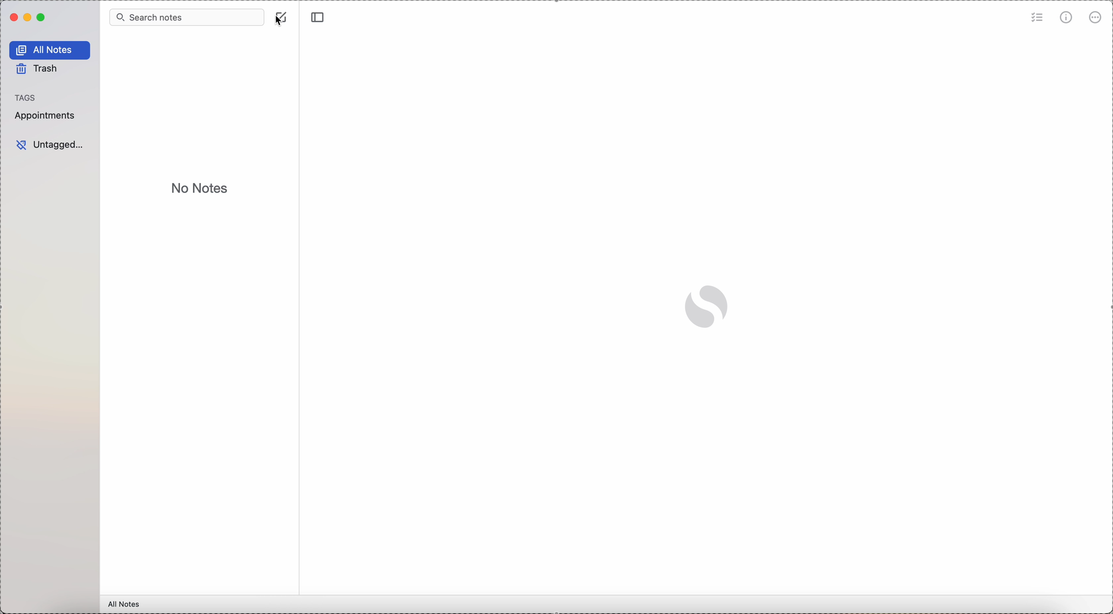  What do you see at coordinates (26, 97) in the screenshot?
I see `tags` at bounding box center [26, 97].